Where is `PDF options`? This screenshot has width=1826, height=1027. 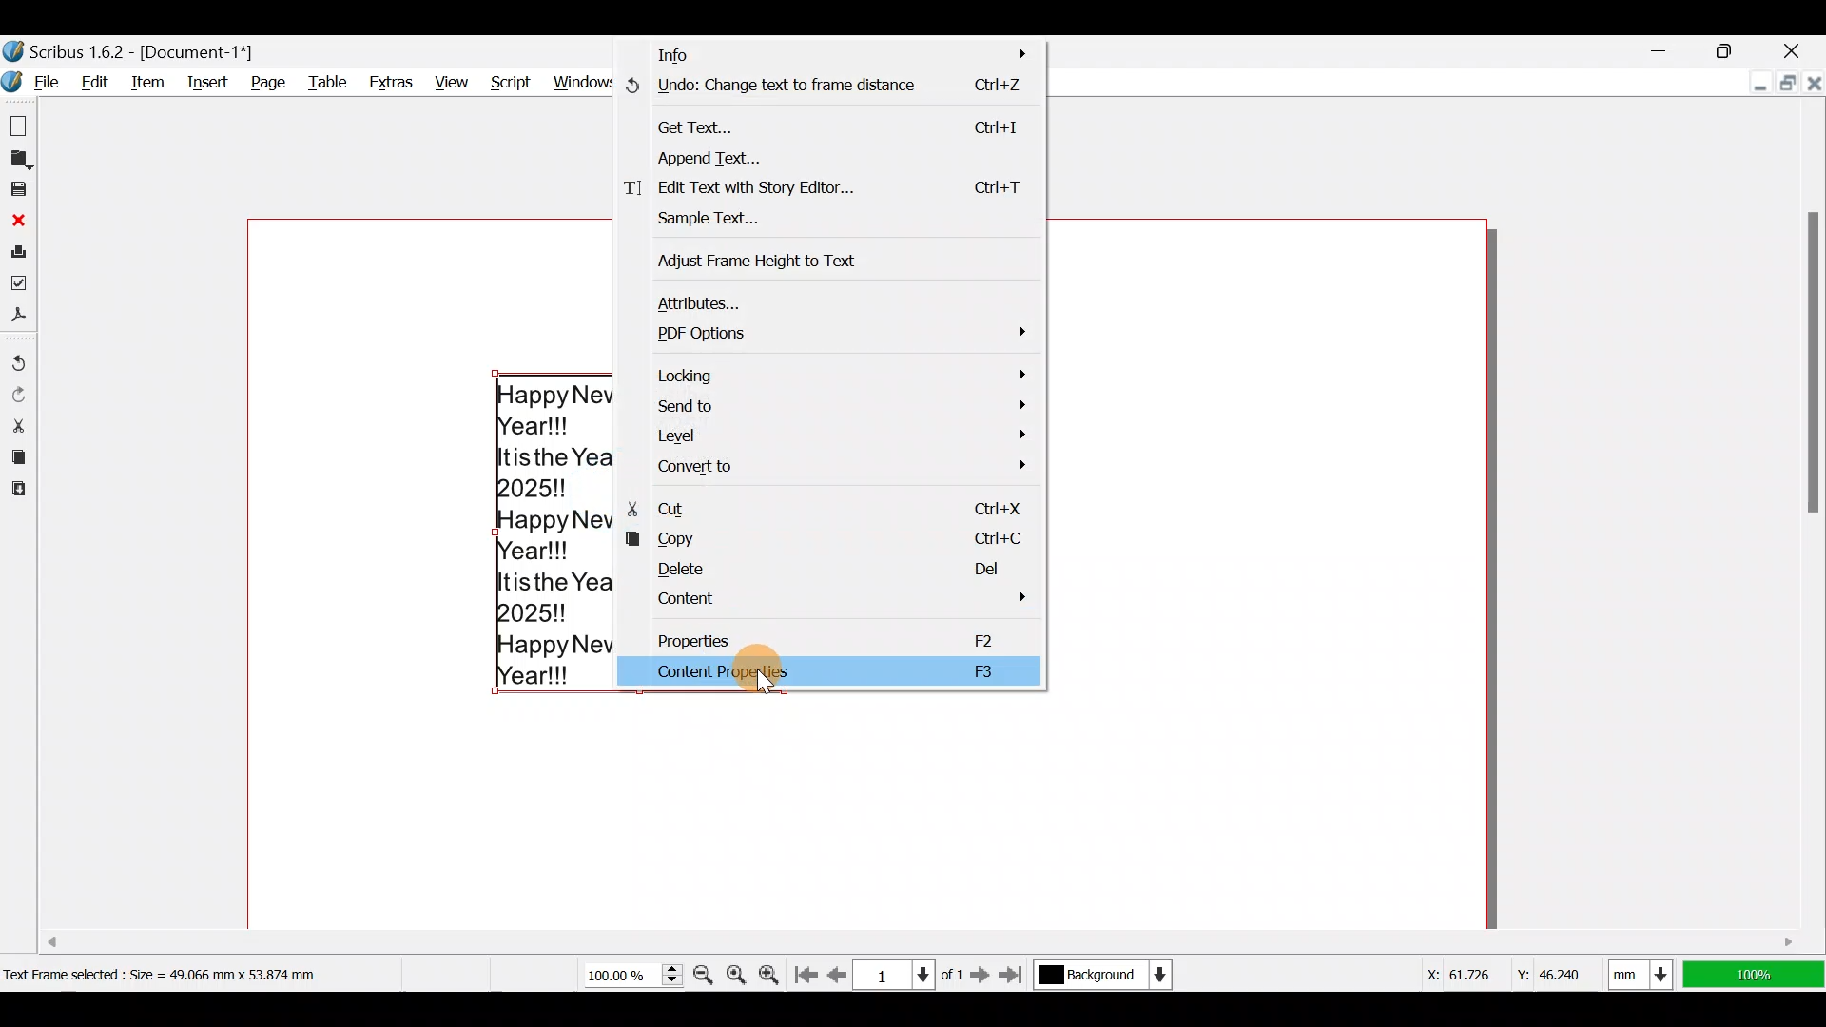
PDF options is located at coordinates (845, 332).